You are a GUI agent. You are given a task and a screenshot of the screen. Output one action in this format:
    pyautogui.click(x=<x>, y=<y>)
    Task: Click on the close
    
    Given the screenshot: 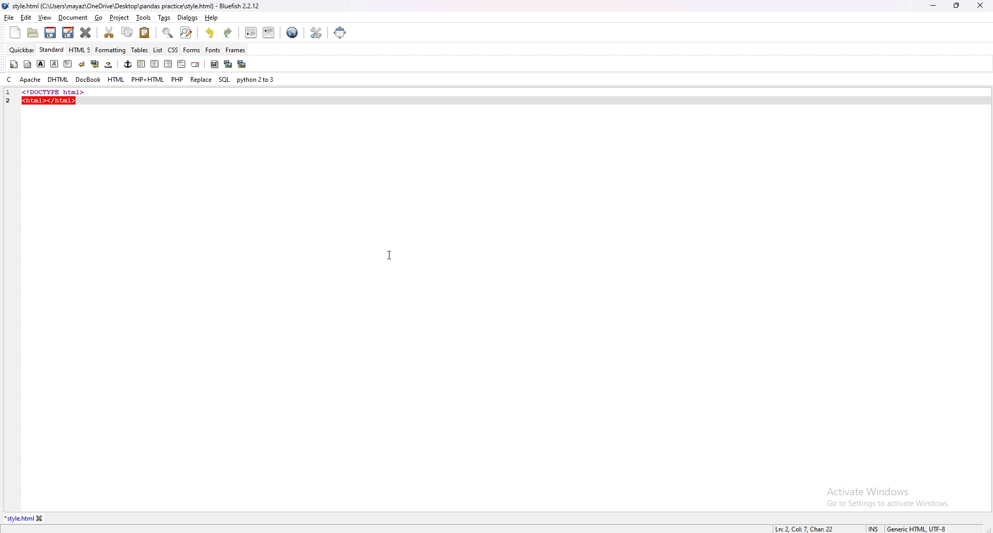 What is the action you would take?
    pyautogui.click(x=980, y=5)
    